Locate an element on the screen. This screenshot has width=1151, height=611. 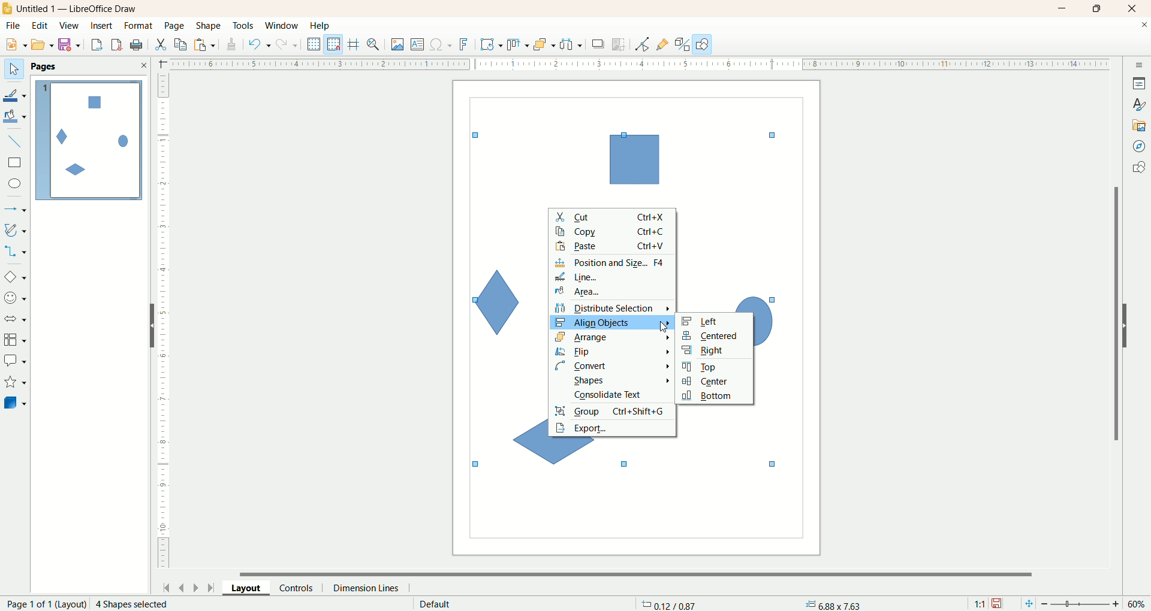
layout is located at coordinates (251, 587).